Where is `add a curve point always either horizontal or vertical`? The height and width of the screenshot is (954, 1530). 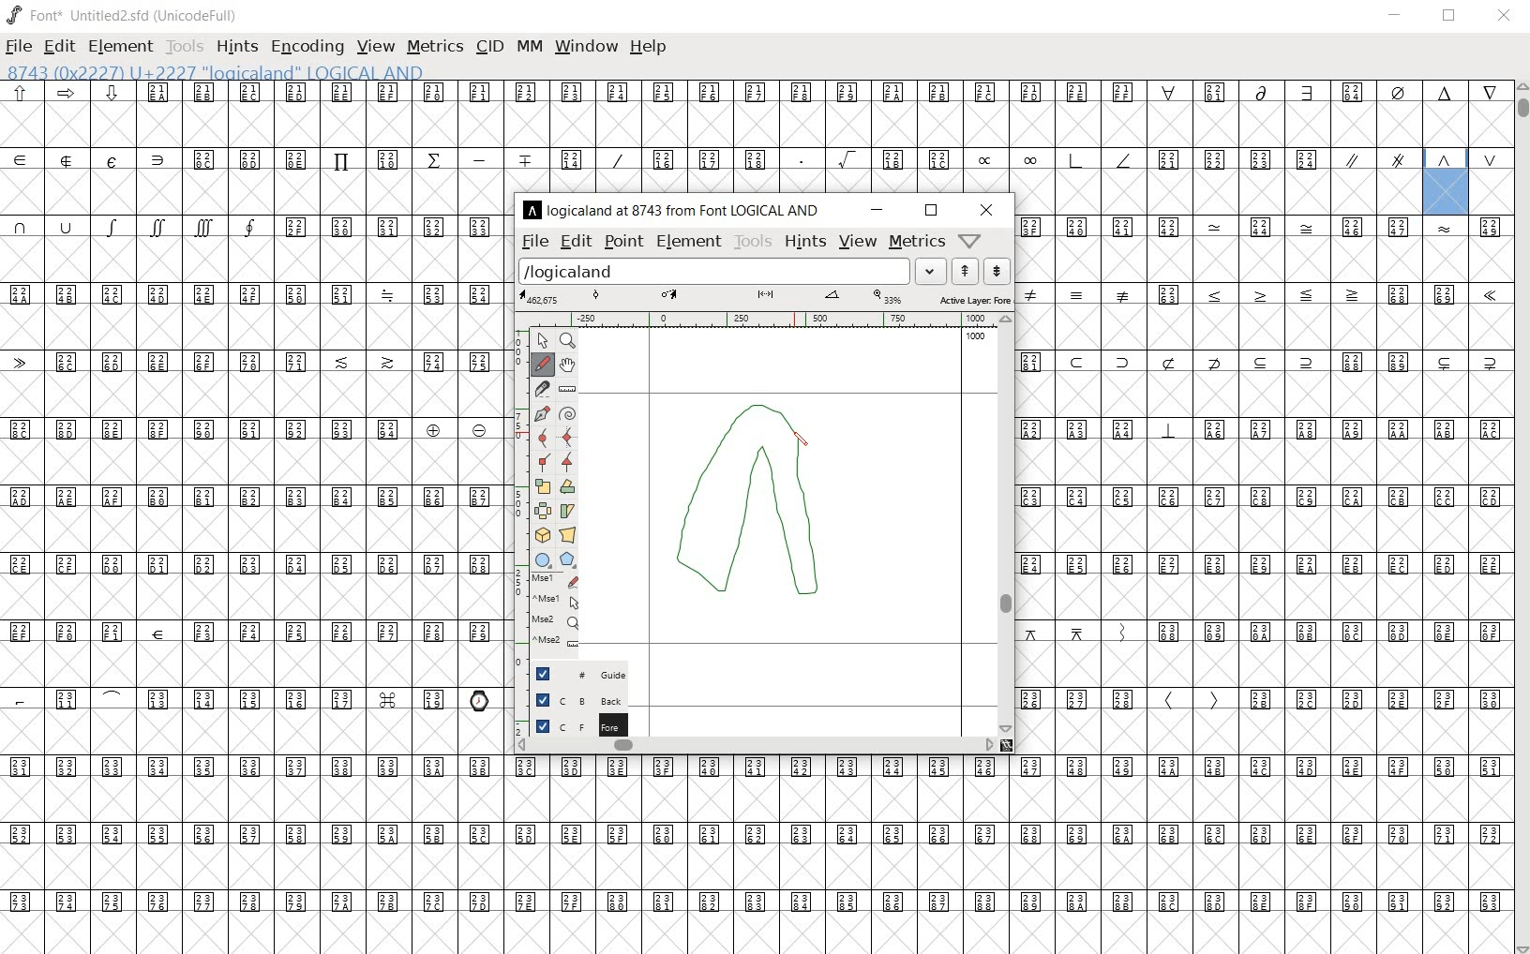
add a curve point always either horizontal or vertical is located at coordinates (568, 436).